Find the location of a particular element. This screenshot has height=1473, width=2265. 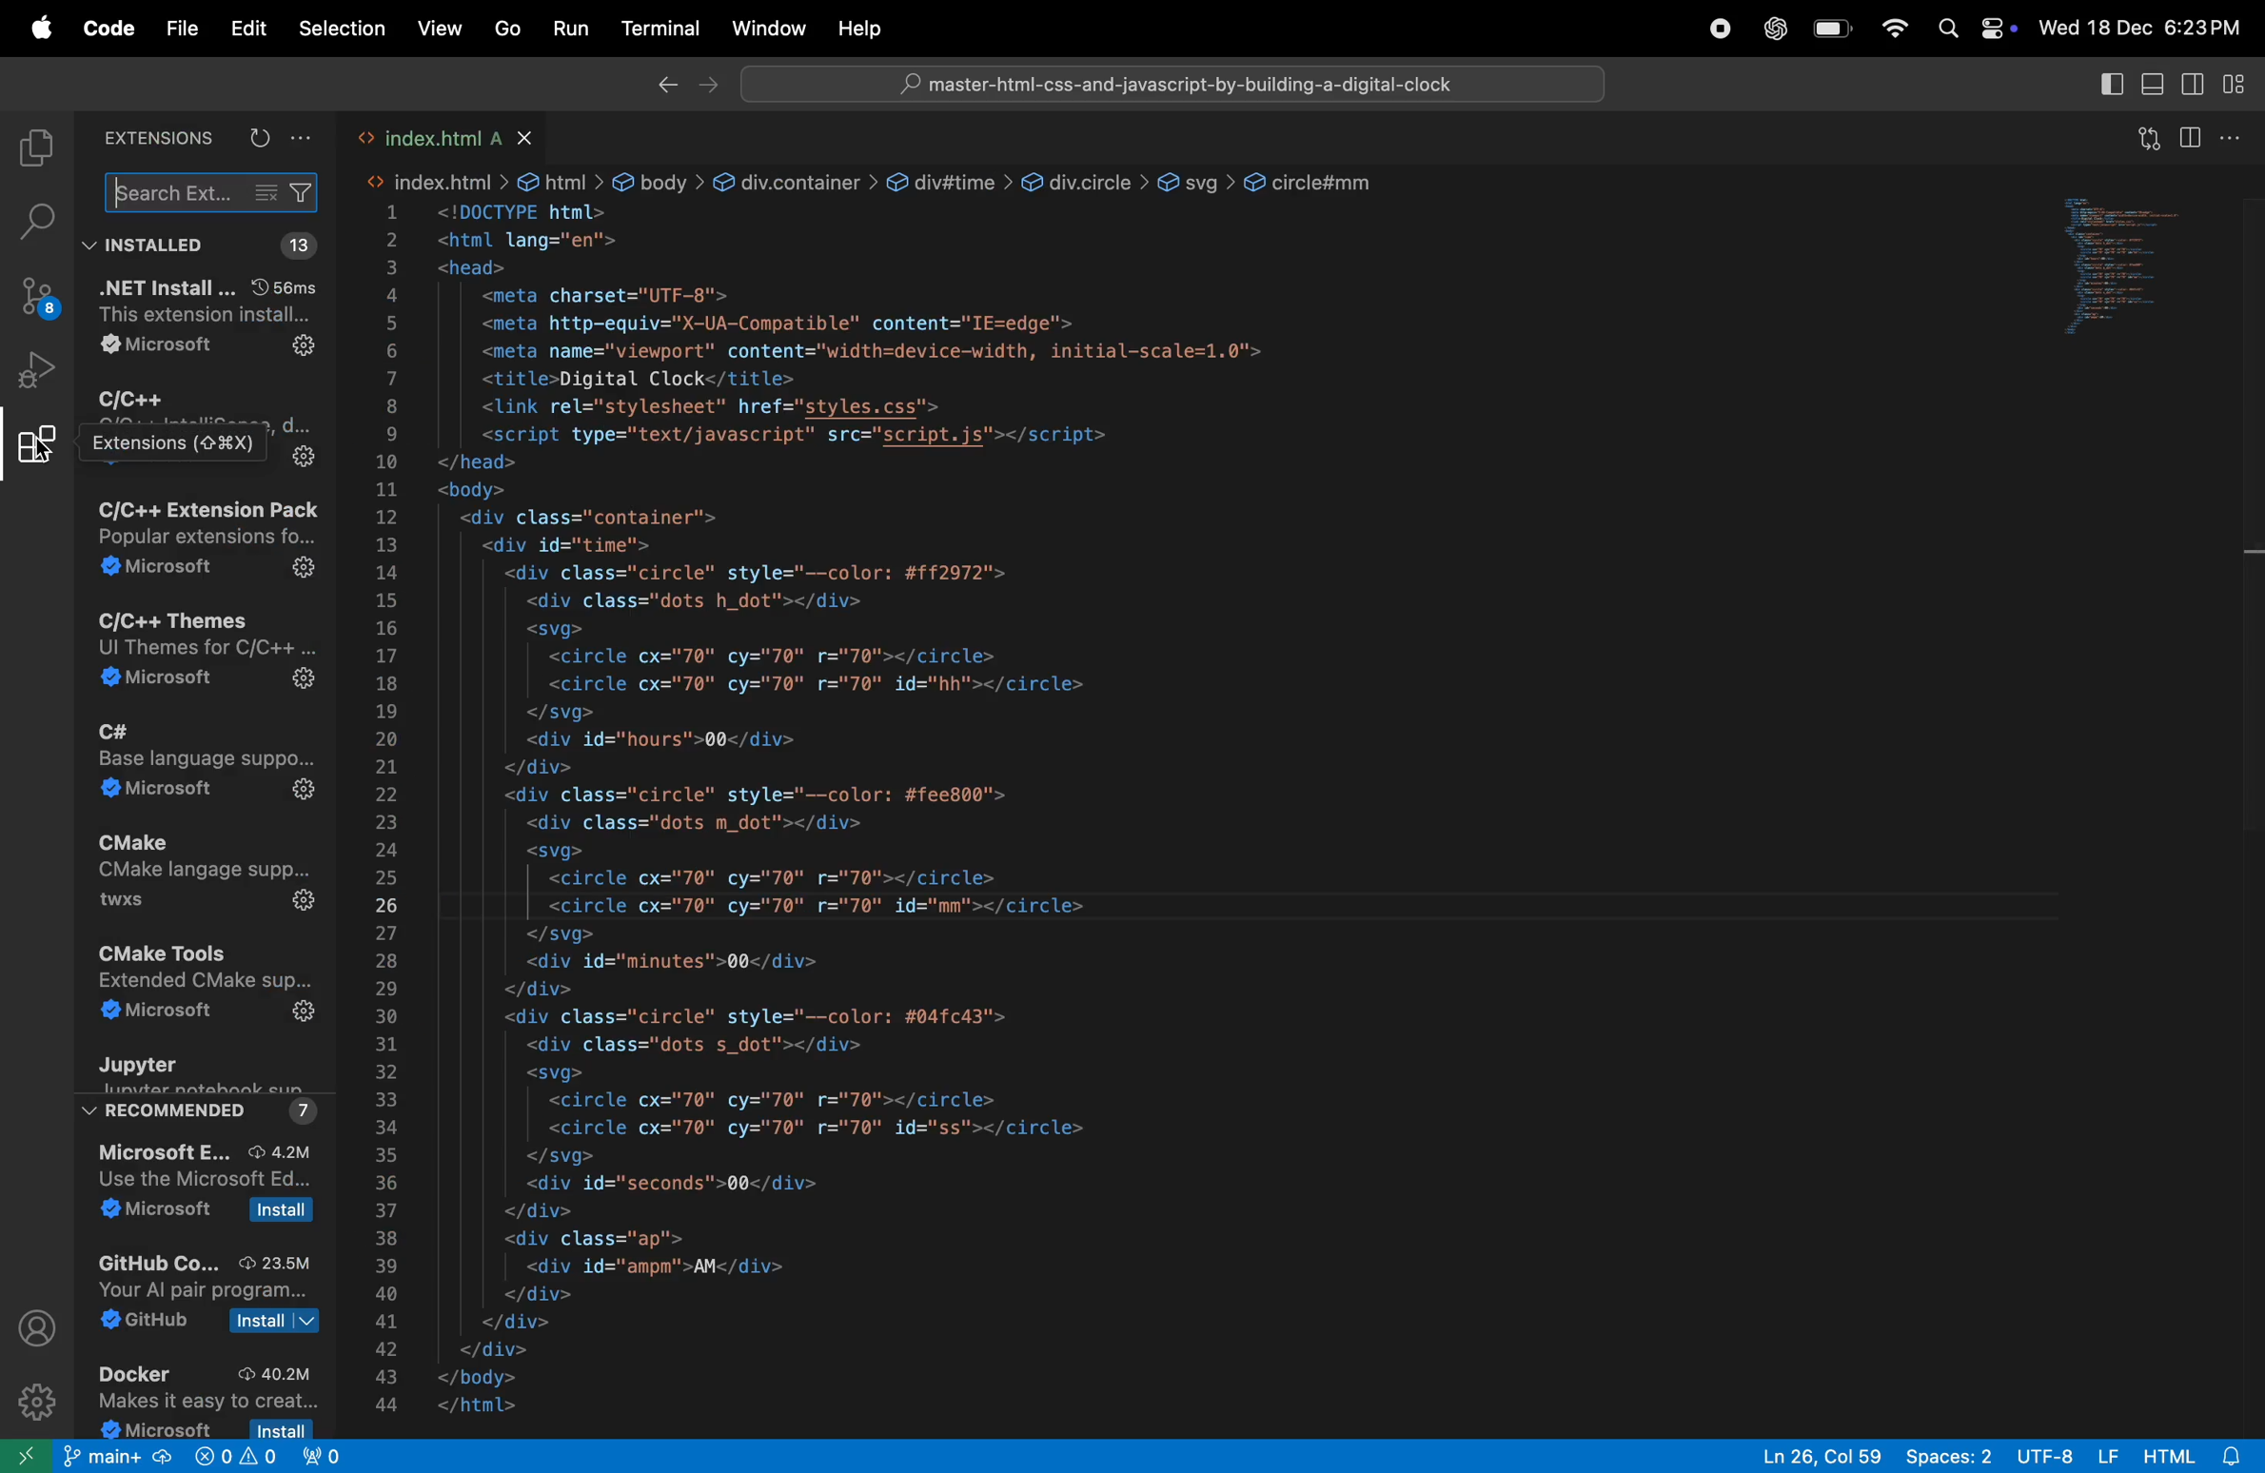

open changes is located at coordinates (2142, 139).